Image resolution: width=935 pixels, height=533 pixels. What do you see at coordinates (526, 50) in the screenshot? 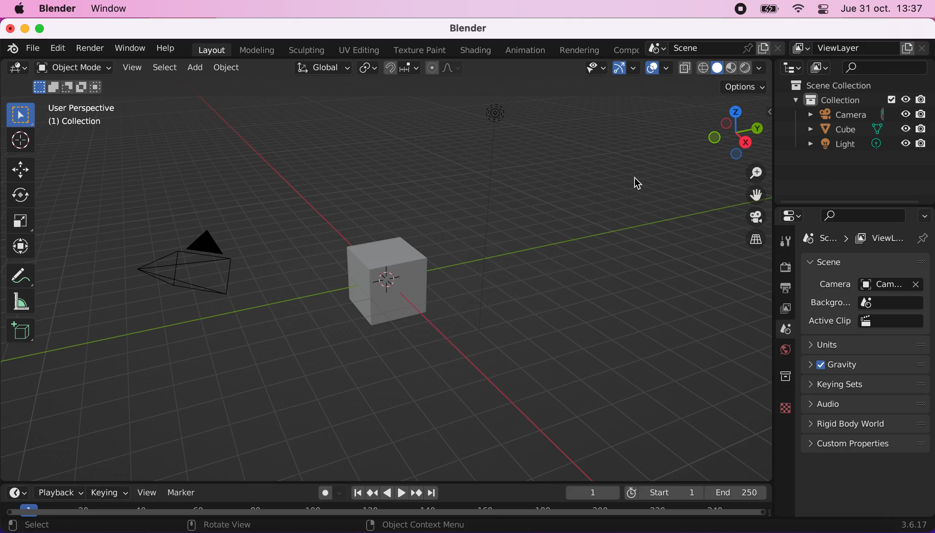
I see `animation` at bounding box center [526, 50].